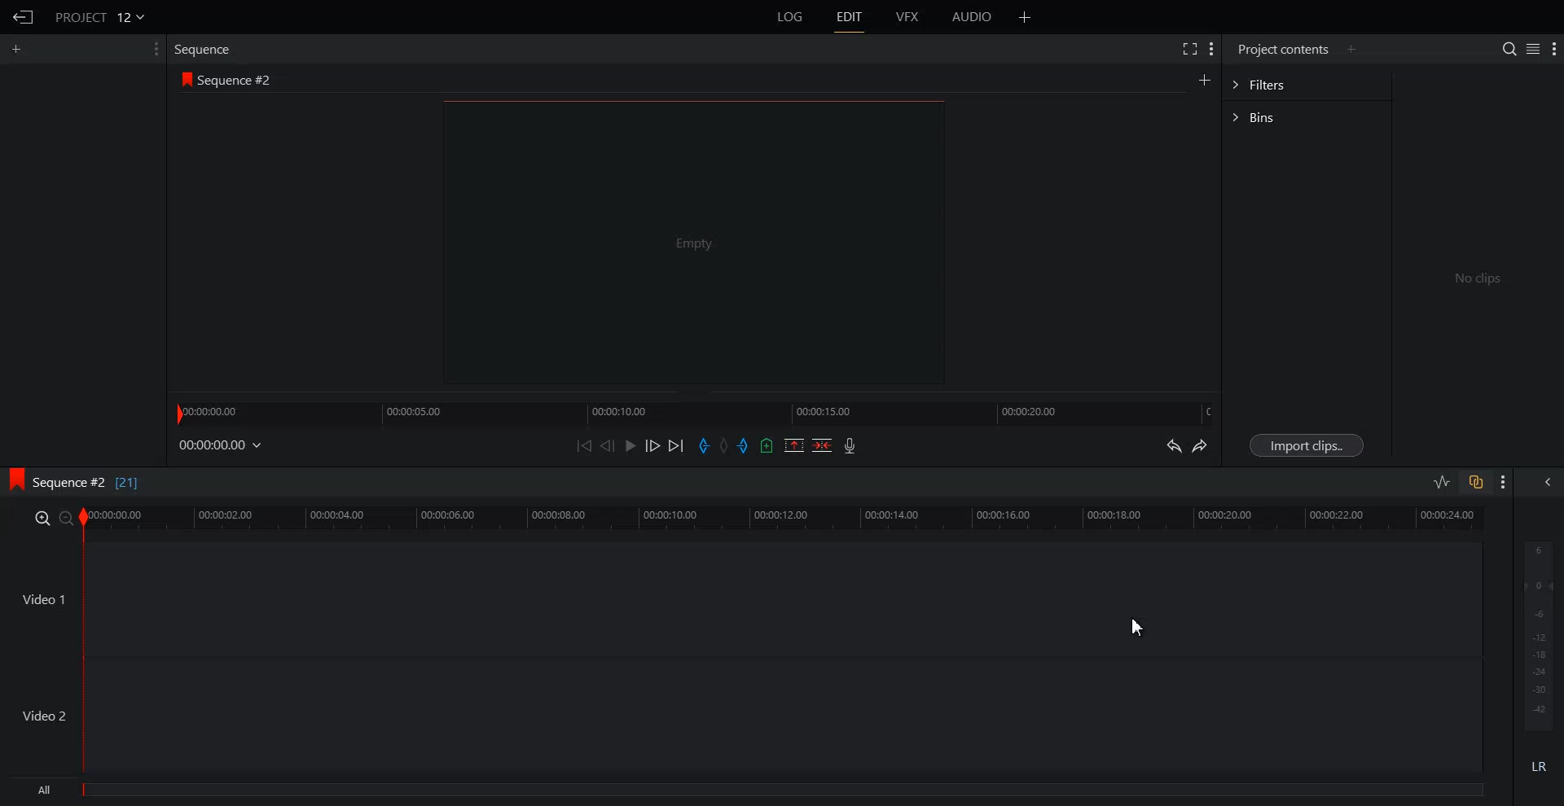 The image size is (1564, 806). Describe the element at coordinates (1540, 766) in the screenshot. I see `Mute` at that location.